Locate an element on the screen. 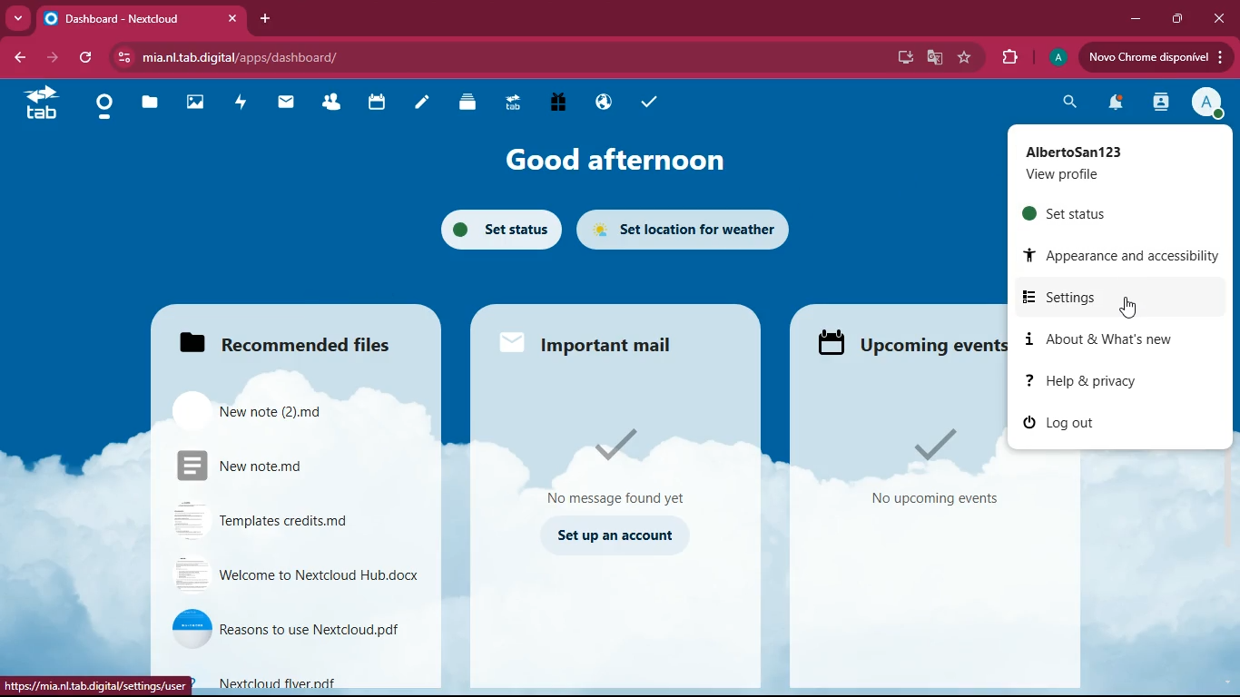  files is located at coordinates (155, 102).